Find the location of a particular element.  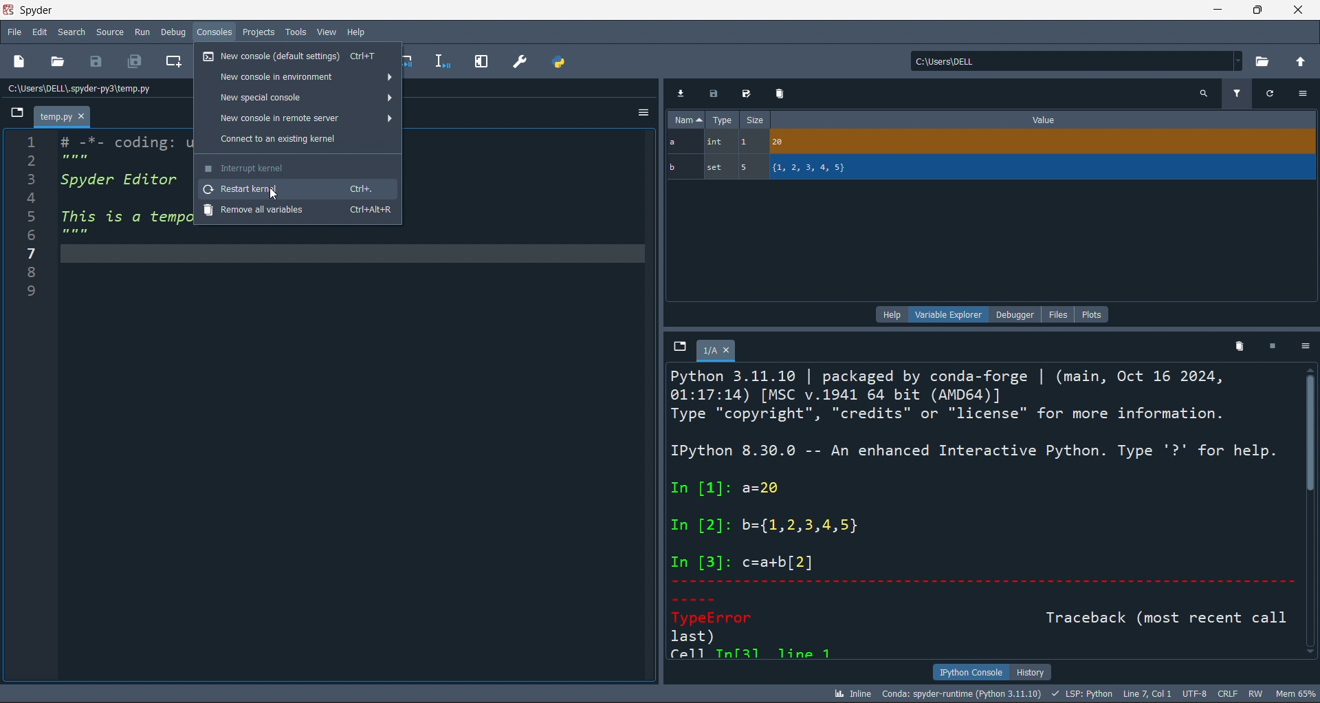

Projects is located at coordinates (261, 32).